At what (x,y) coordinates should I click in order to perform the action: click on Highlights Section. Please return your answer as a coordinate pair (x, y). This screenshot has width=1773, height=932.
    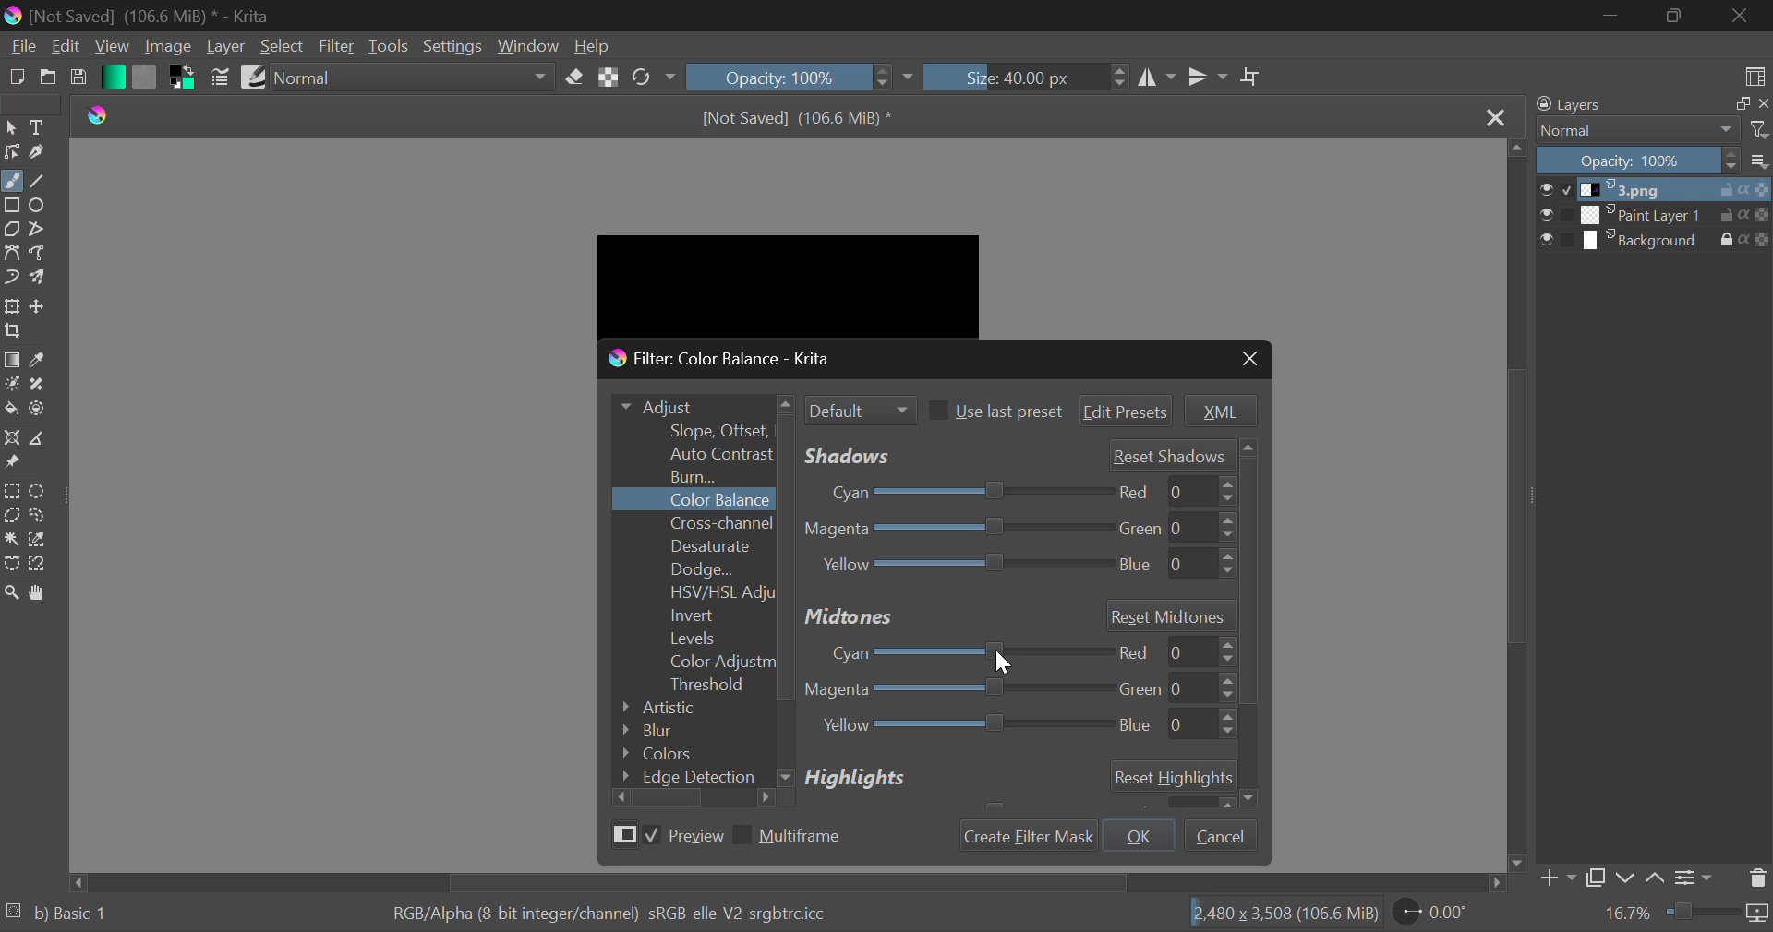
    Looking at the image, I should click on (1013, 781).